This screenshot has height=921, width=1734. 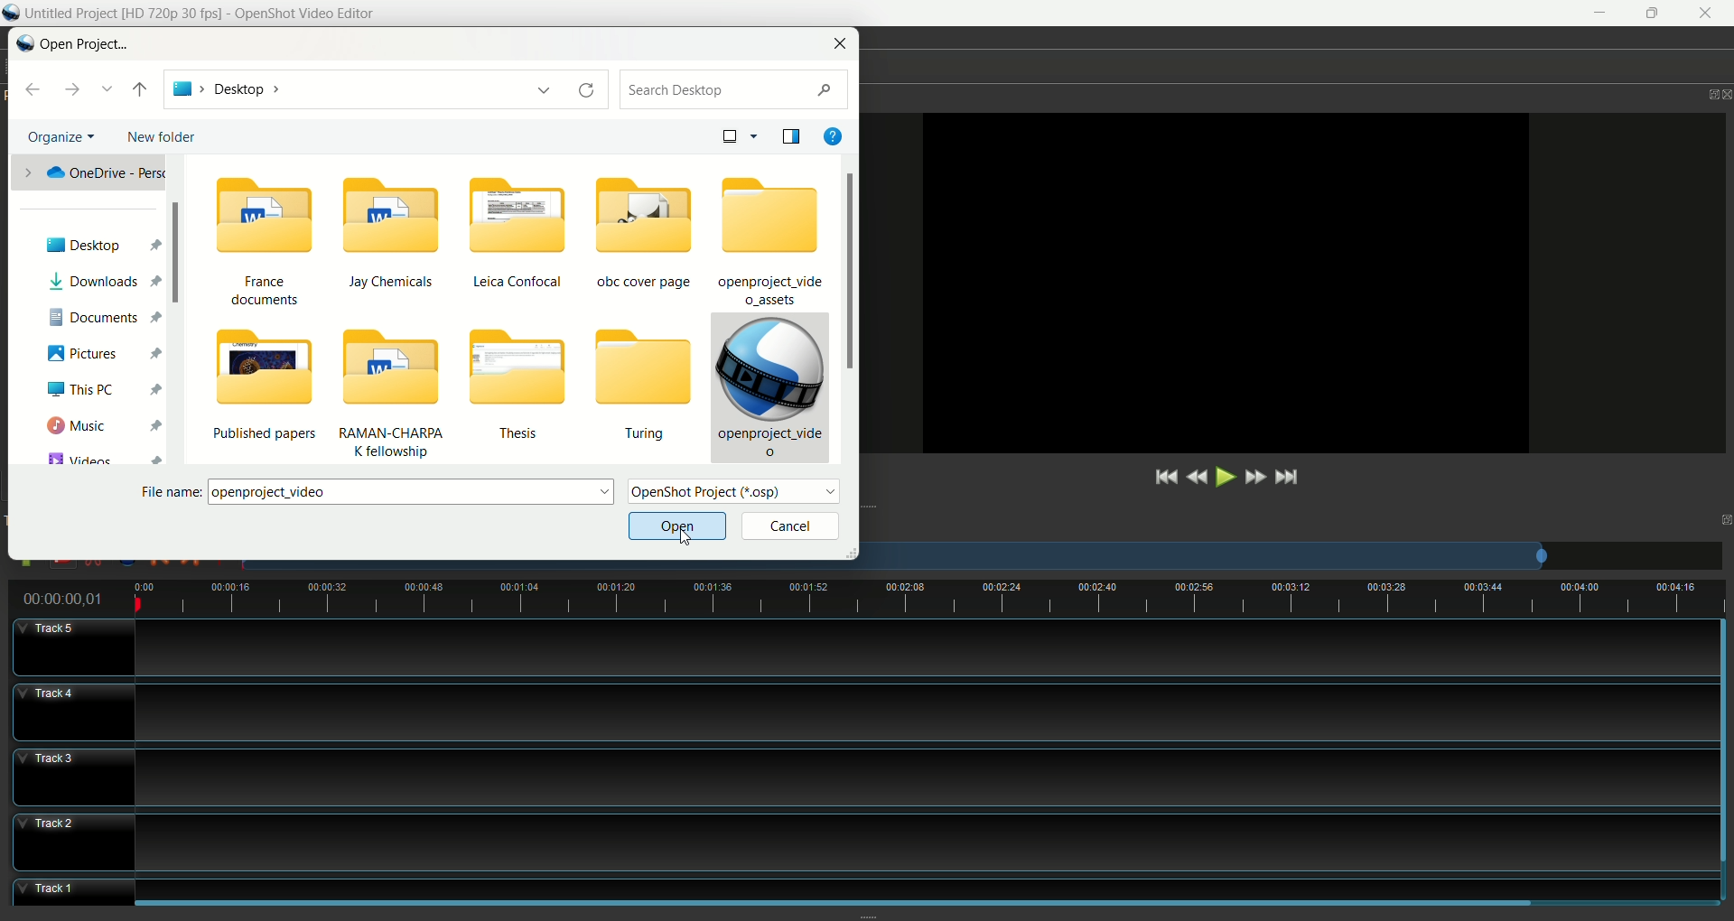 I want to click on OpenShotProject (*.osp), so click(x=738, y=494).